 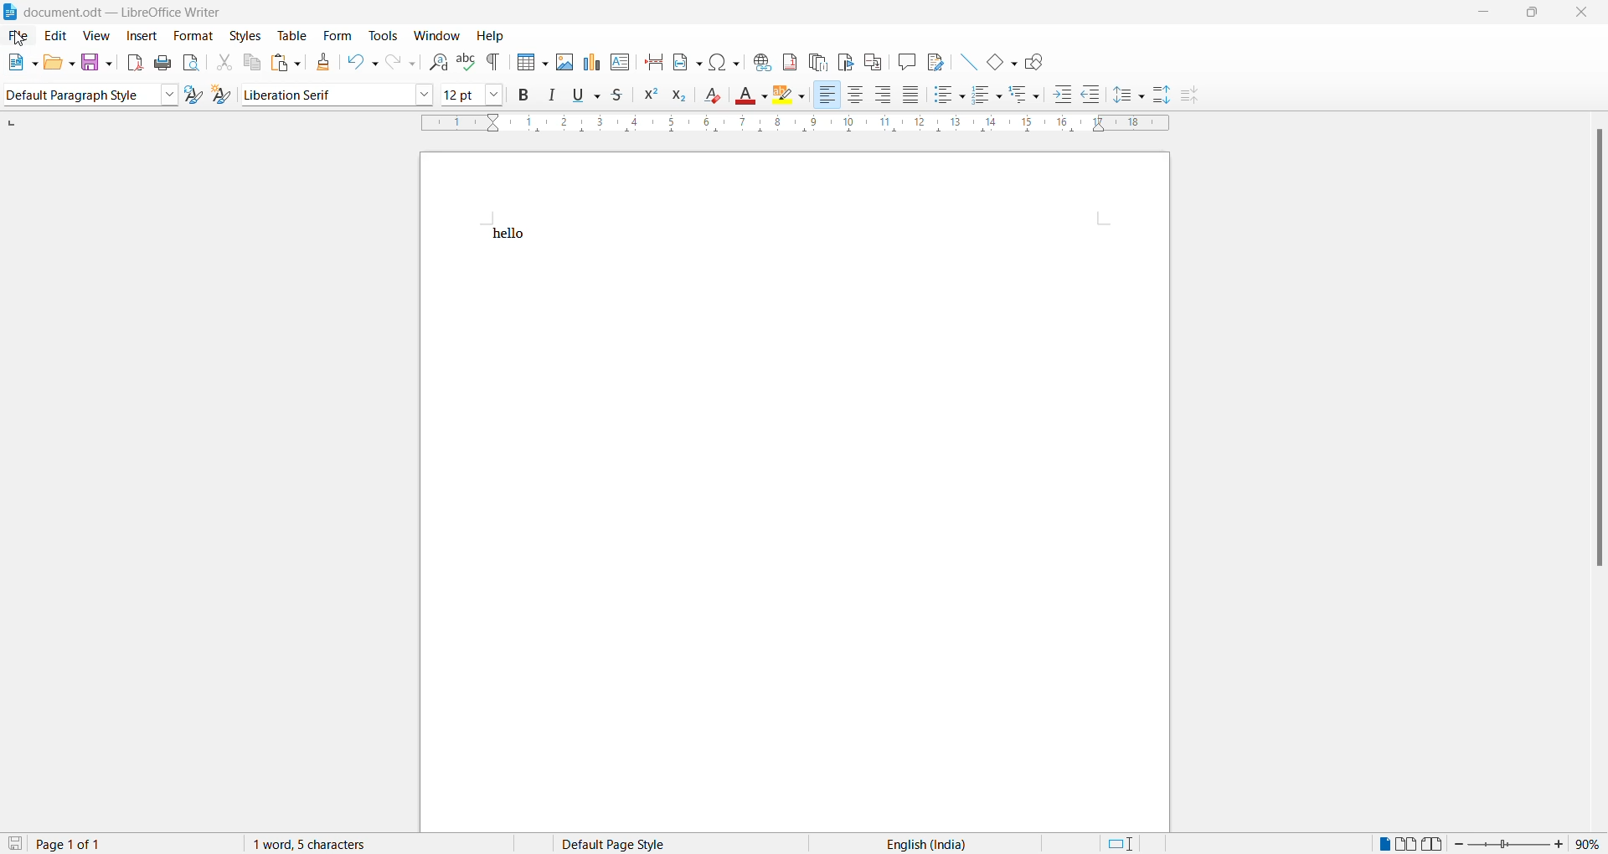 What do you see at coordinates (855, 95) in the screenshot?
I see `Align Centre` at bounding box center [855, 95].